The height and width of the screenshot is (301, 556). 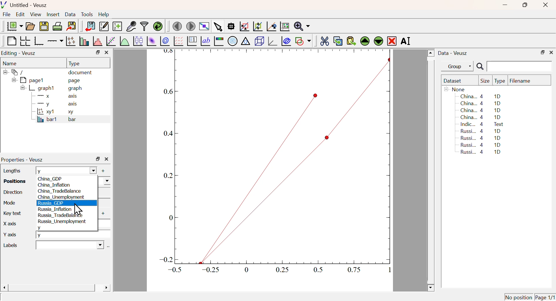 What do you see at coordinates (480, 67) in the screenshot?
I see `Search` at bounding box center [480, 67].